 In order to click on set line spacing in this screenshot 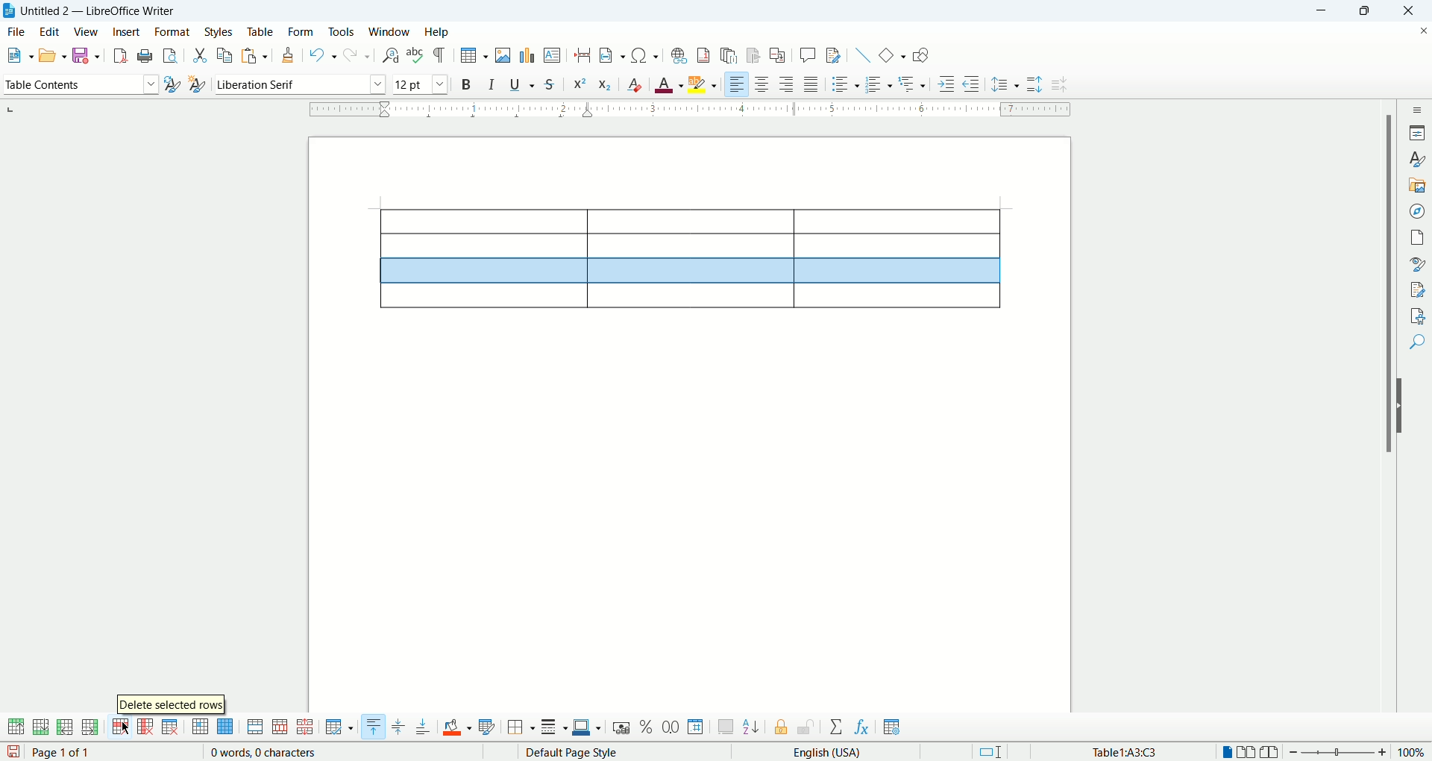, I will do `click(1005, 84)`.